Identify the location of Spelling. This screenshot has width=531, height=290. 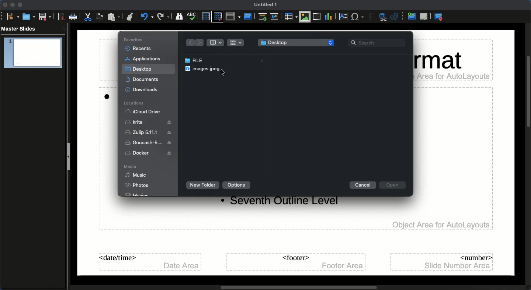
(192, 16).